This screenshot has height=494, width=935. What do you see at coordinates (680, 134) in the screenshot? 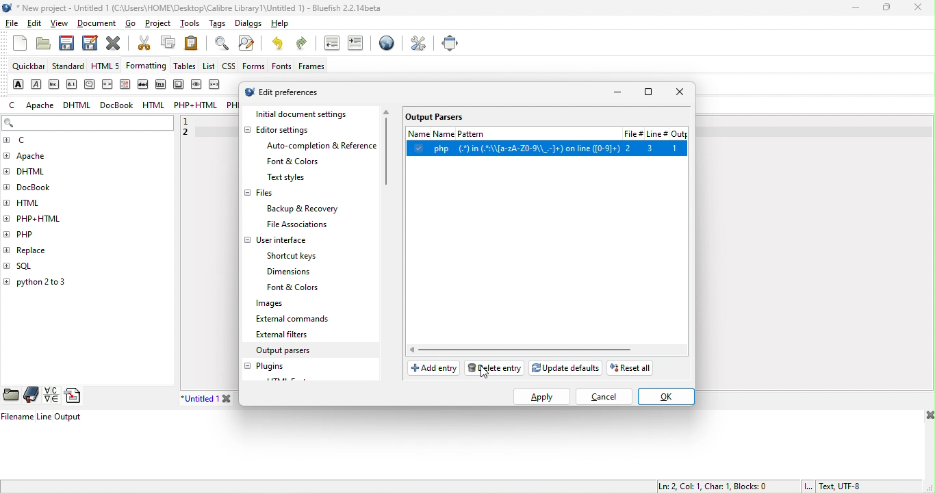
I see `output` at bounding box center [680, 134].